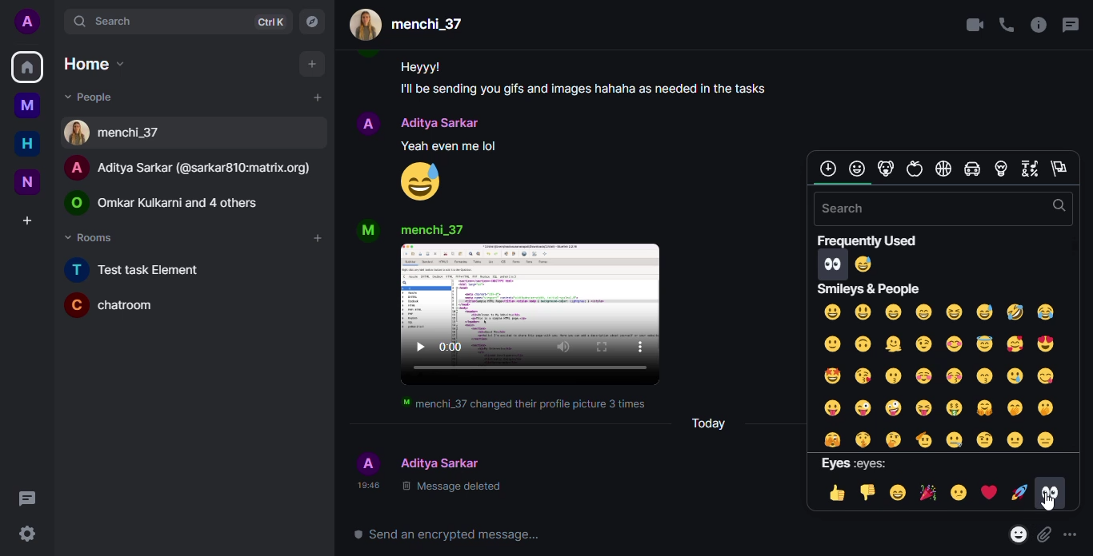 Image resolution: width=1093 pixels, height=556 pixels. Describe the element at coordinates (1037, 26) in the screenshot. I see `info` at that location.